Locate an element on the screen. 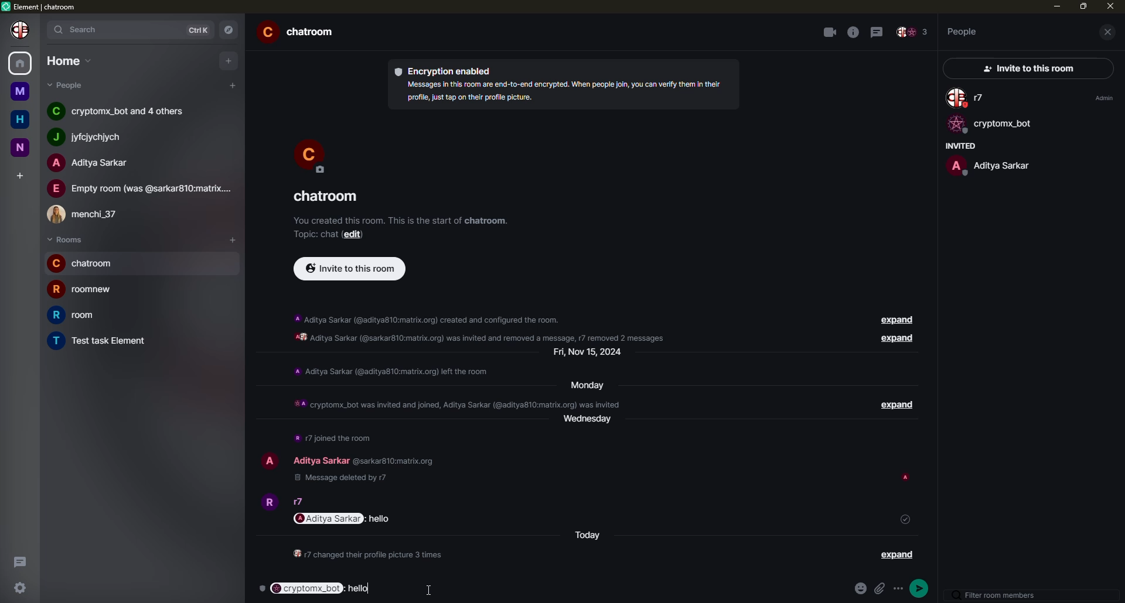 This screenshot has height=603, width=1125. people is located at coordinates (321, 460).